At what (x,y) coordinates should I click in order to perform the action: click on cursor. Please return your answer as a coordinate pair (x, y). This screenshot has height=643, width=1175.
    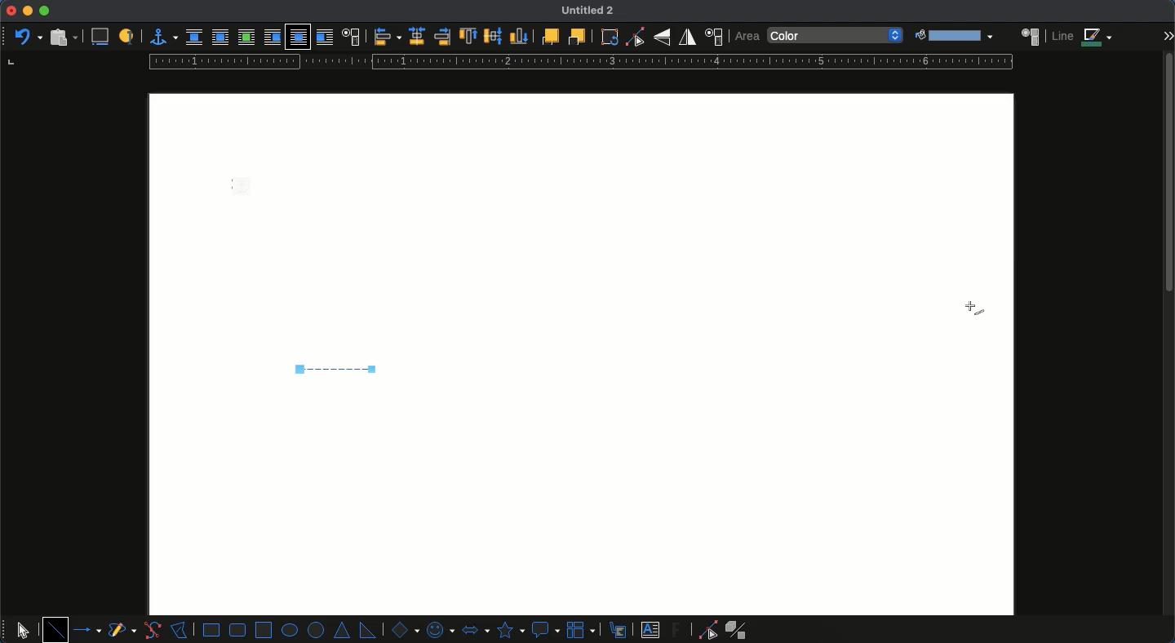
    Looking at the image, I should click on (974, 310).